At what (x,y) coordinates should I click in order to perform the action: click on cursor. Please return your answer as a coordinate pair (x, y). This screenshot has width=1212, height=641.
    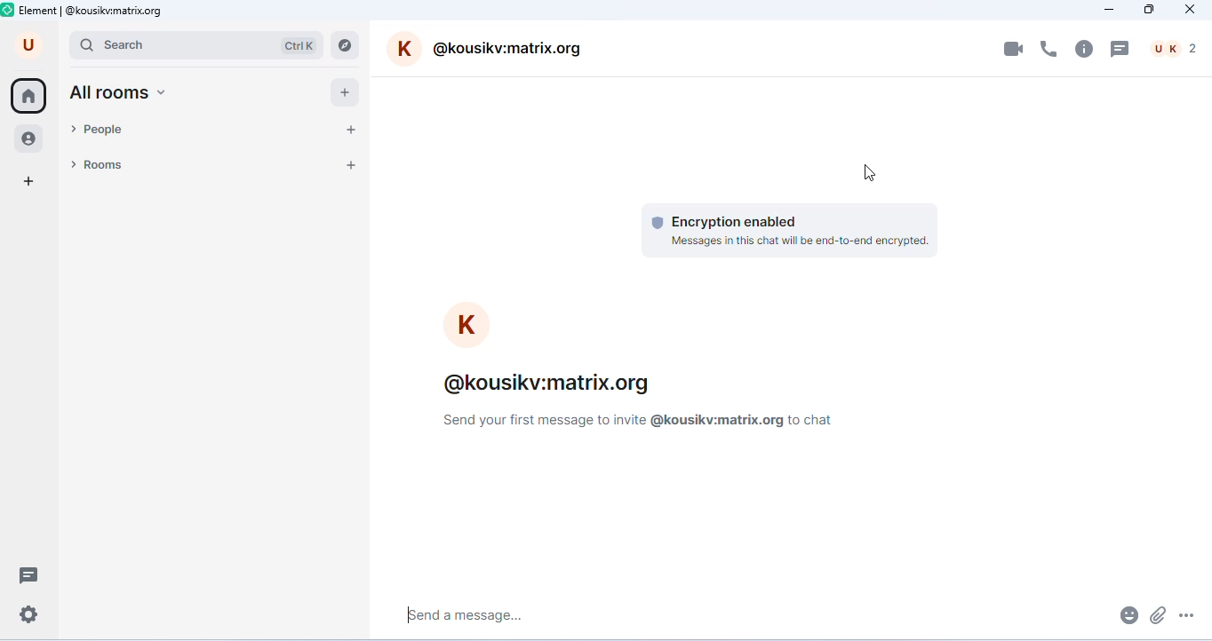
    Looking at the image, I should click on (871, 172).